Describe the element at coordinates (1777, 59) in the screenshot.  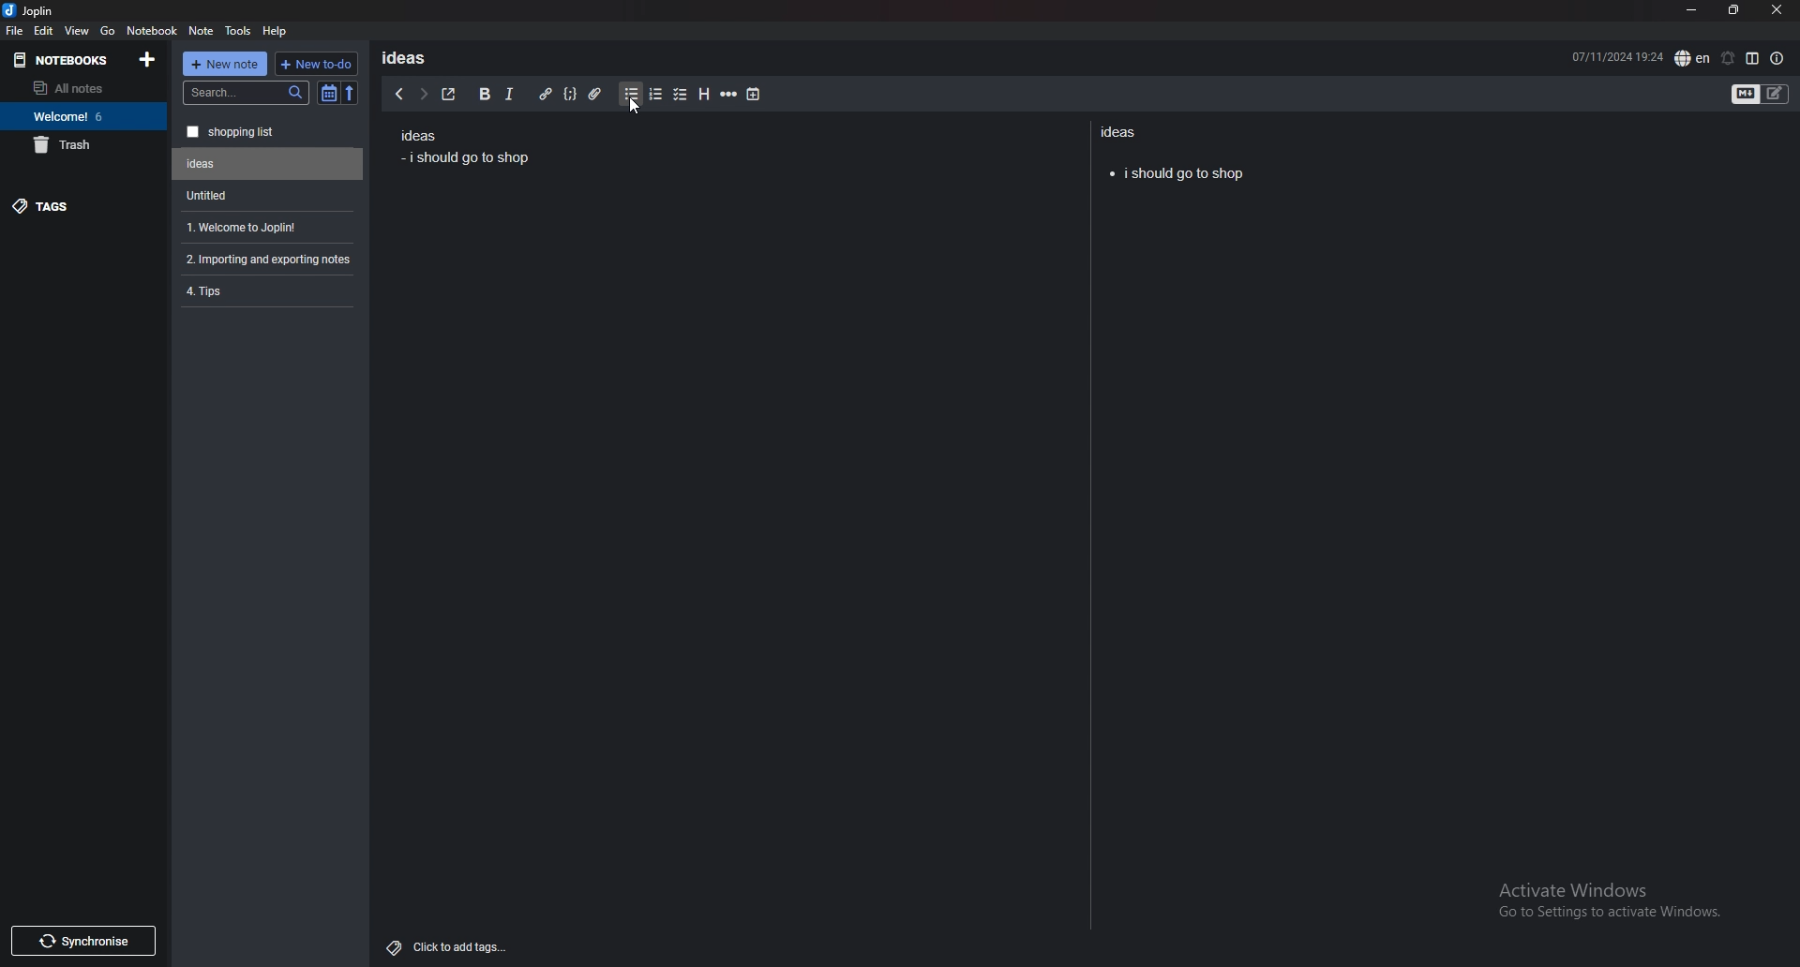
I see `note properties` at that location.